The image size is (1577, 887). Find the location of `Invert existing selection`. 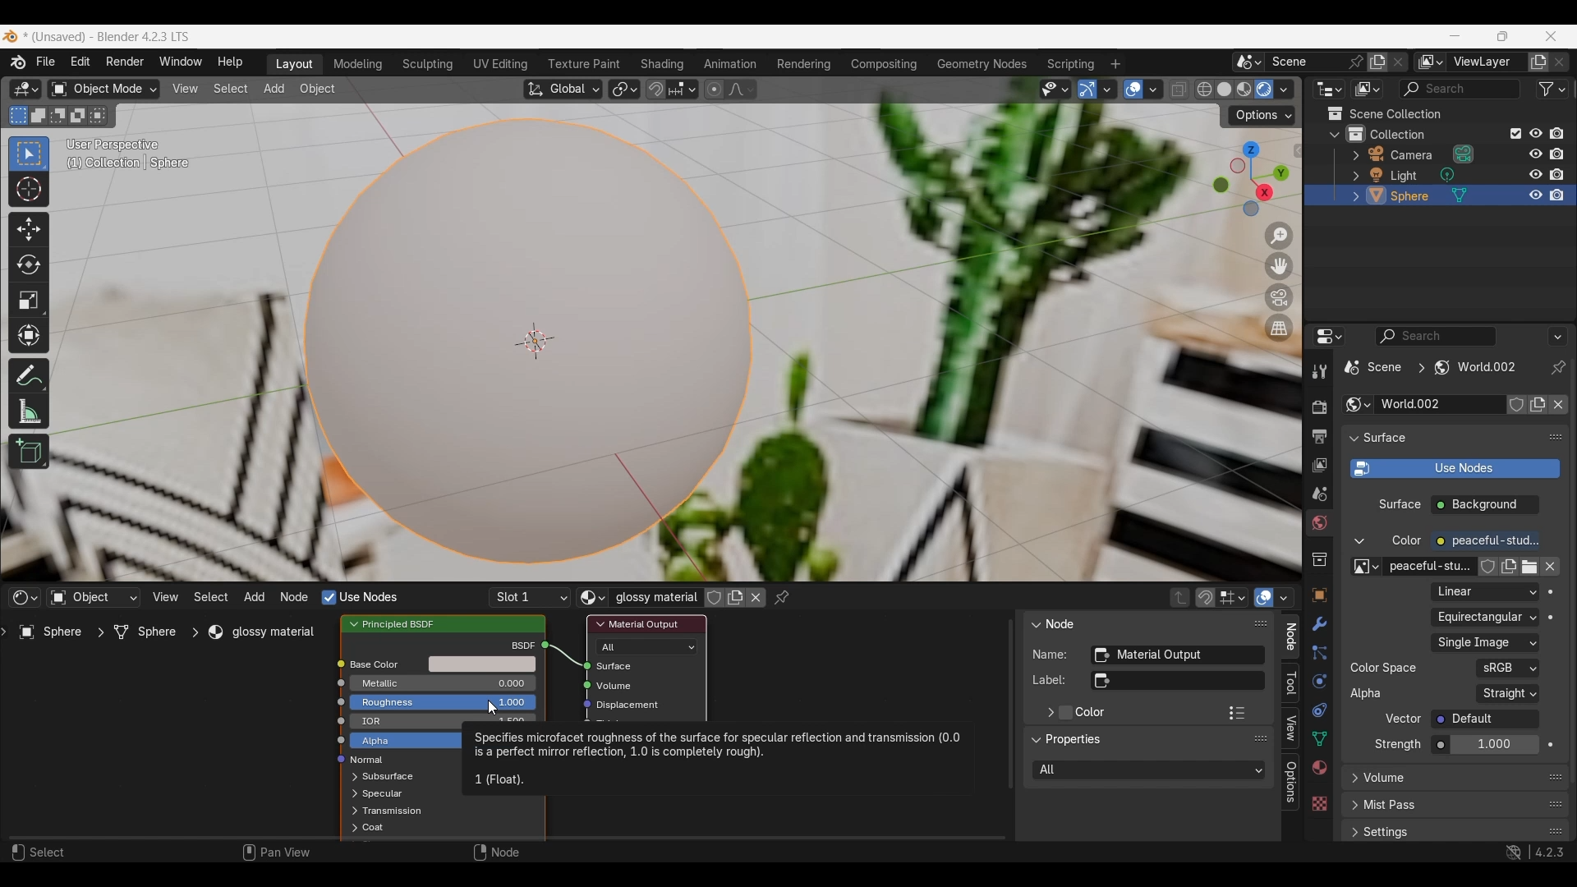

Invert existing selection is located at coordinates (77, 116).